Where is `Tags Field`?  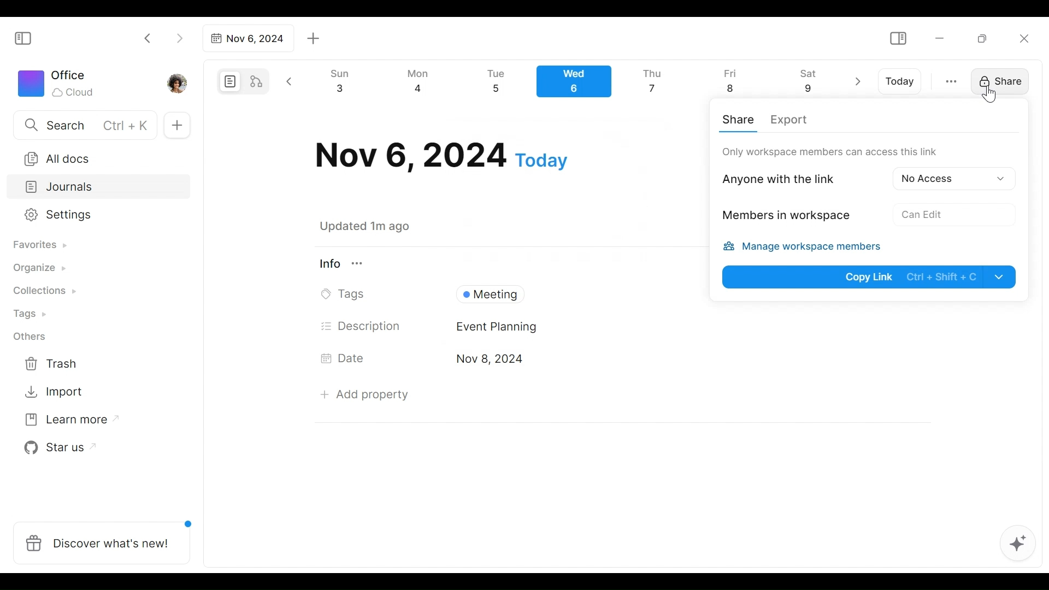
Tags Field is located at coordinates (573, 292).